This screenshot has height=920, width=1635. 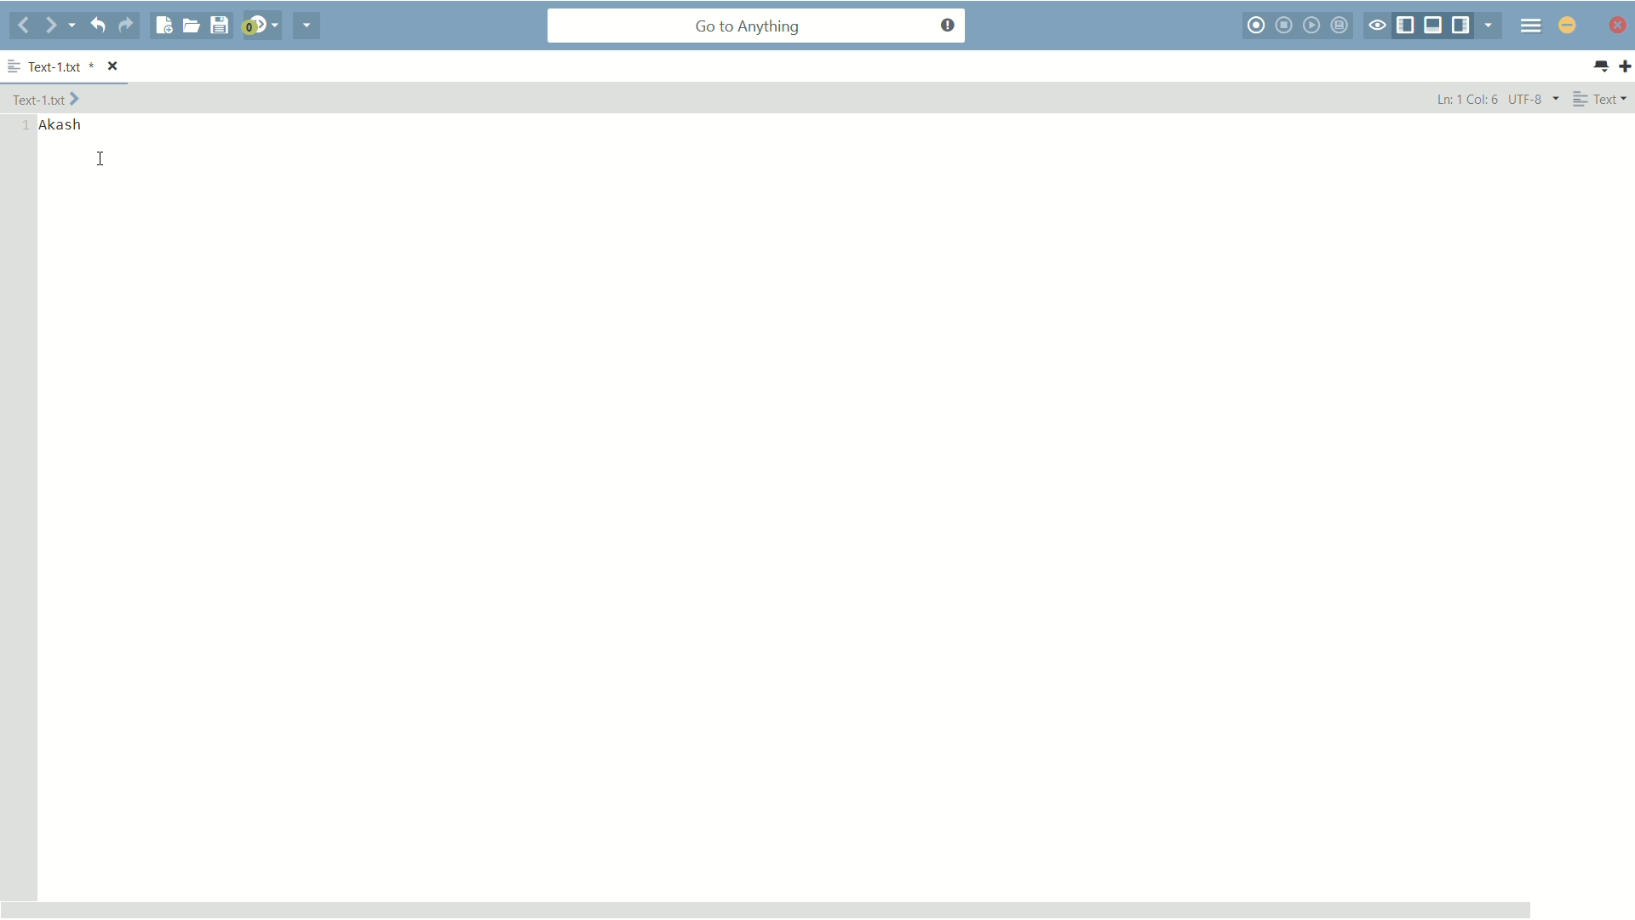 What do you see at coordinates (1312, 25) in the screenshot?
I see `play last macro` at bounding box center [1312, 25].